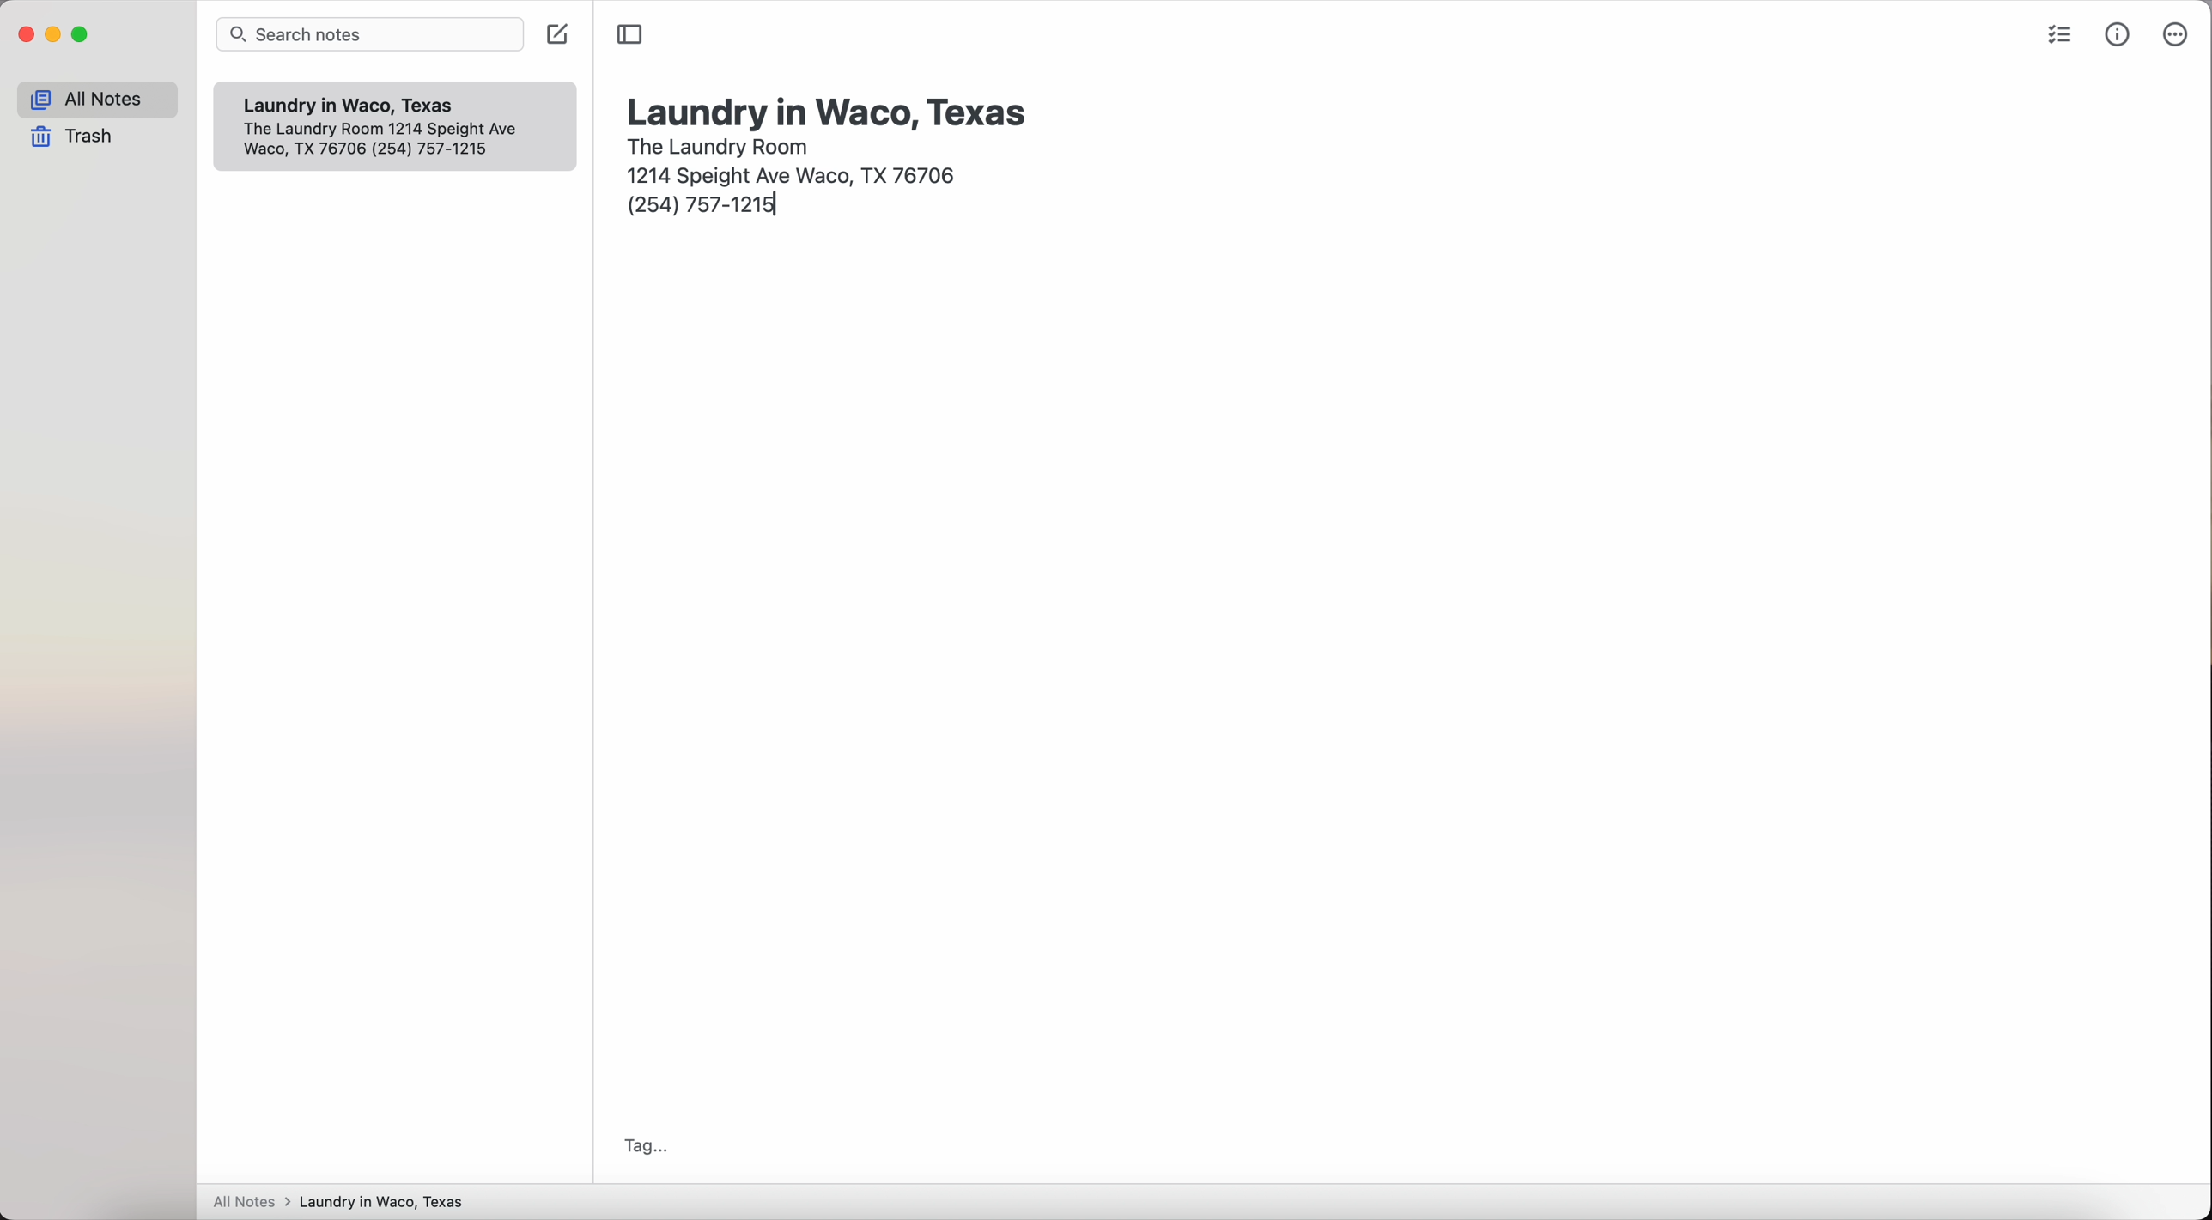 The width and height of the screenshot is (2212, 1220). I want to click on 1214 Speight Ave Waco, TX 76706, so click(797, 173).